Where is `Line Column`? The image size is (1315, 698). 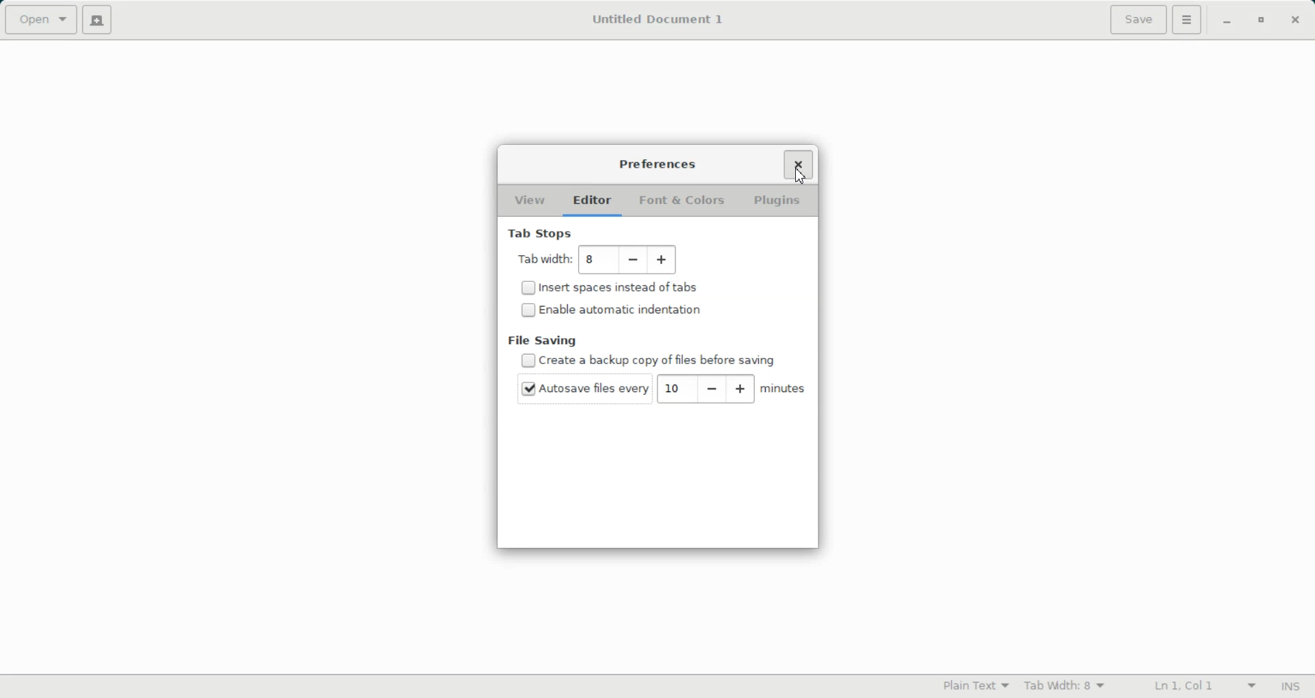
Line Column is located at coordinates (1201, 687).